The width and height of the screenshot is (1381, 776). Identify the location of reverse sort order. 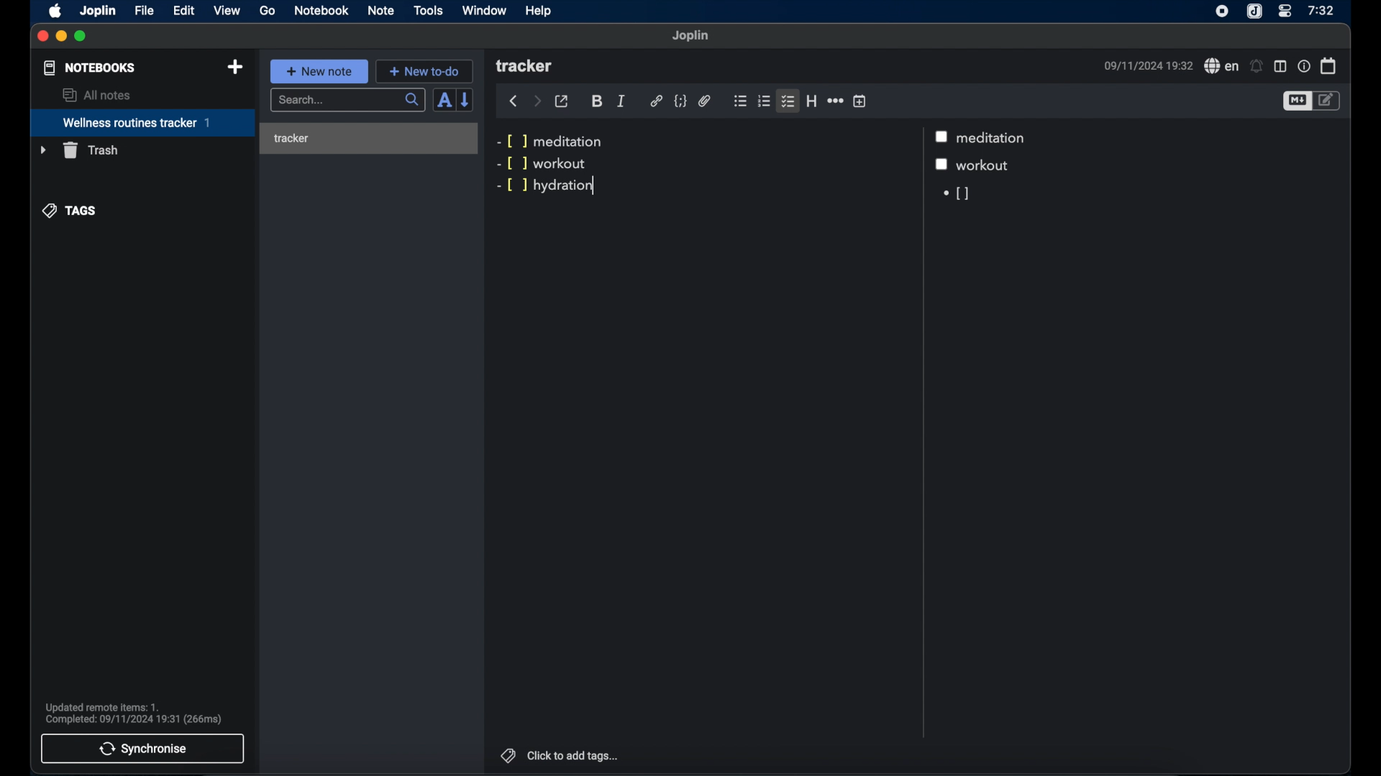
(466, 100).